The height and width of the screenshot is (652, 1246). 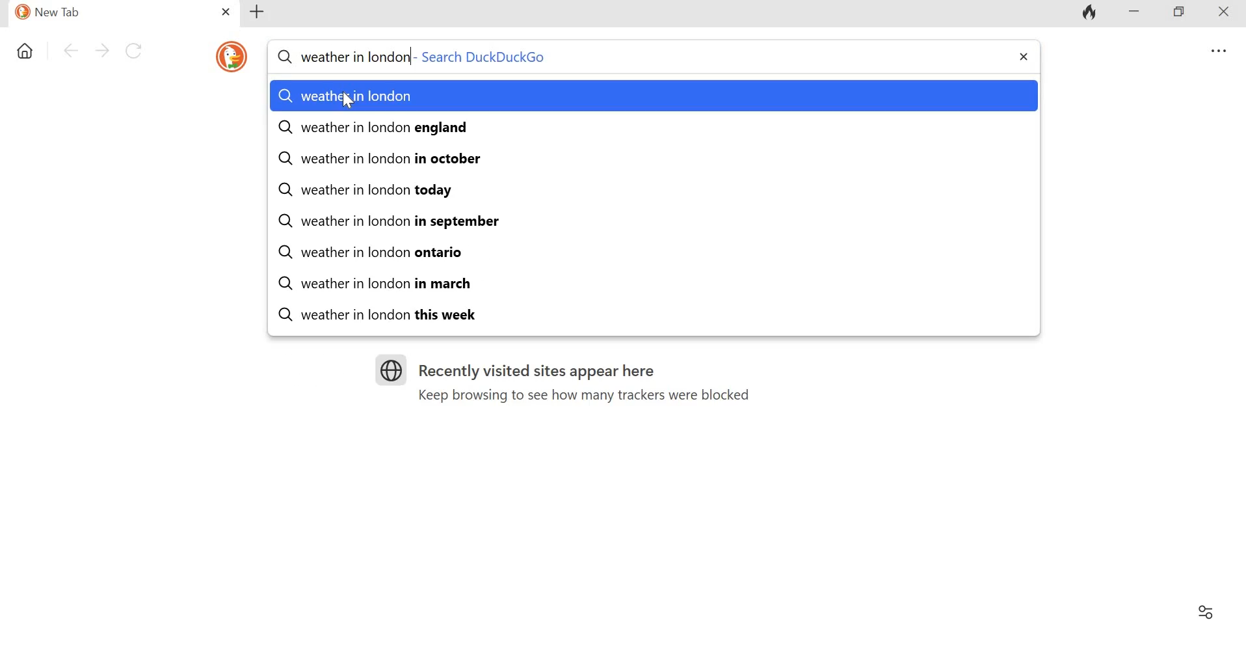 I want to click on Reload this page, so click(x=133, y=51).